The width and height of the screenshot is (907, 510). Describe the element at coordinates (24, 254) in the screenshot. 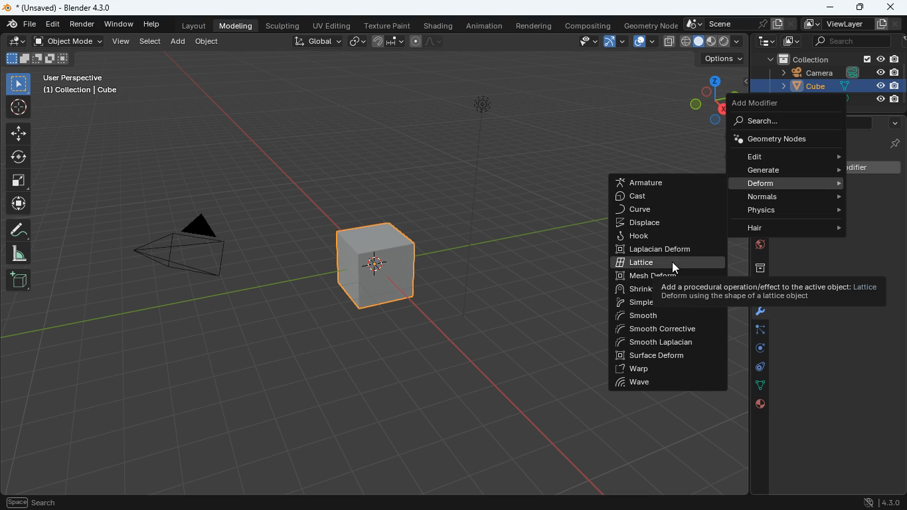

I see `angle` at that location.